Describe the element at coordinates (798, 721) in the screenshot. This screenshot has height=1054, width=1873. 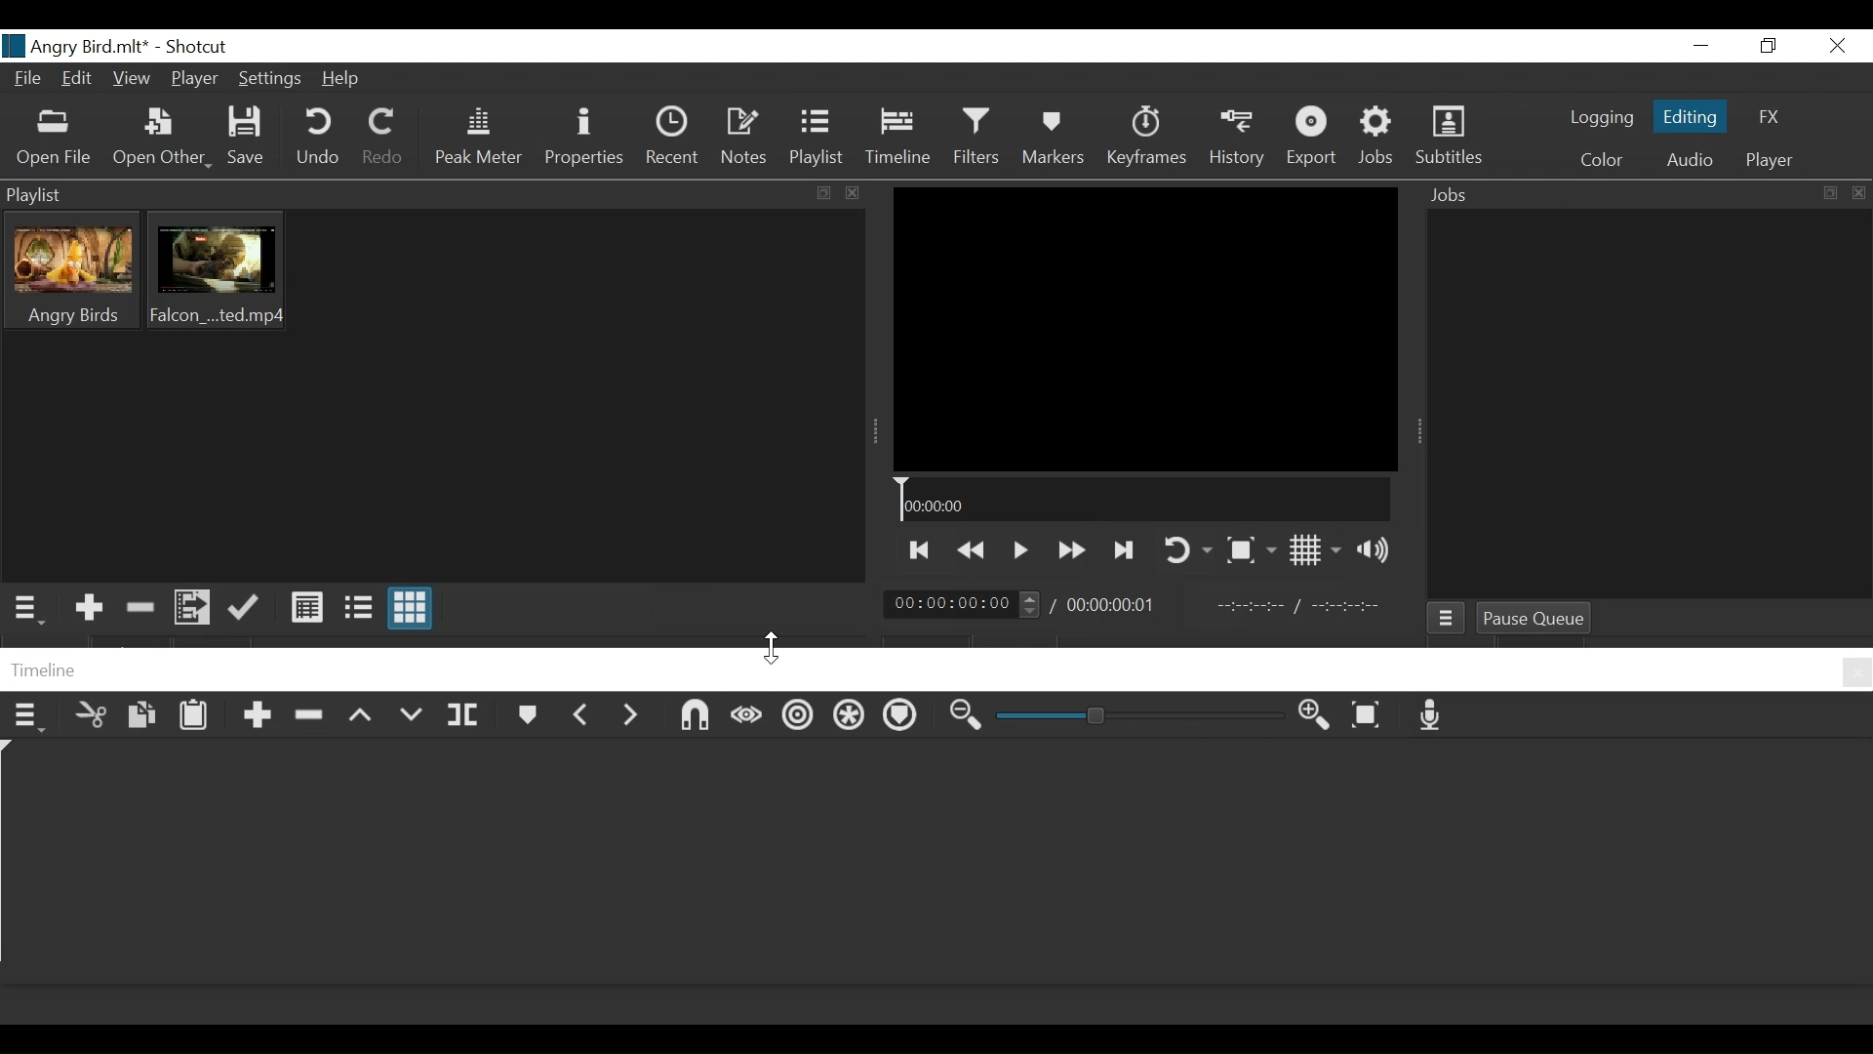
I see `Ripple ` at that location.